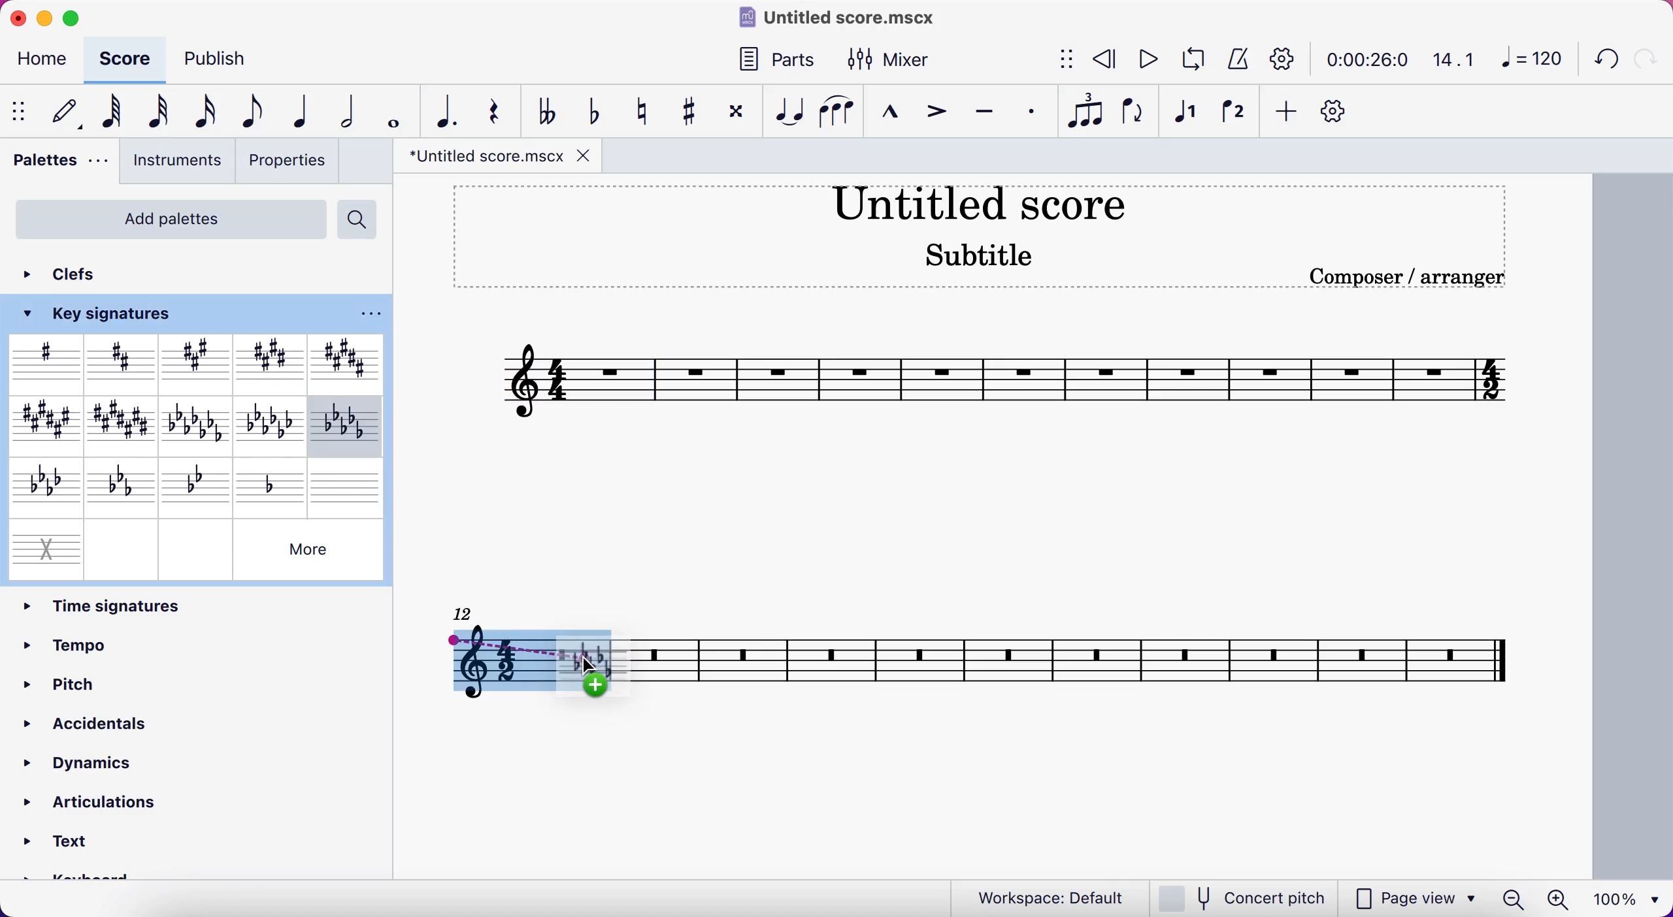 This screenshot has width=1673, height=917. Describe the element at coordinates (273, 425) in the screenshot. I see `E minor` at that location.